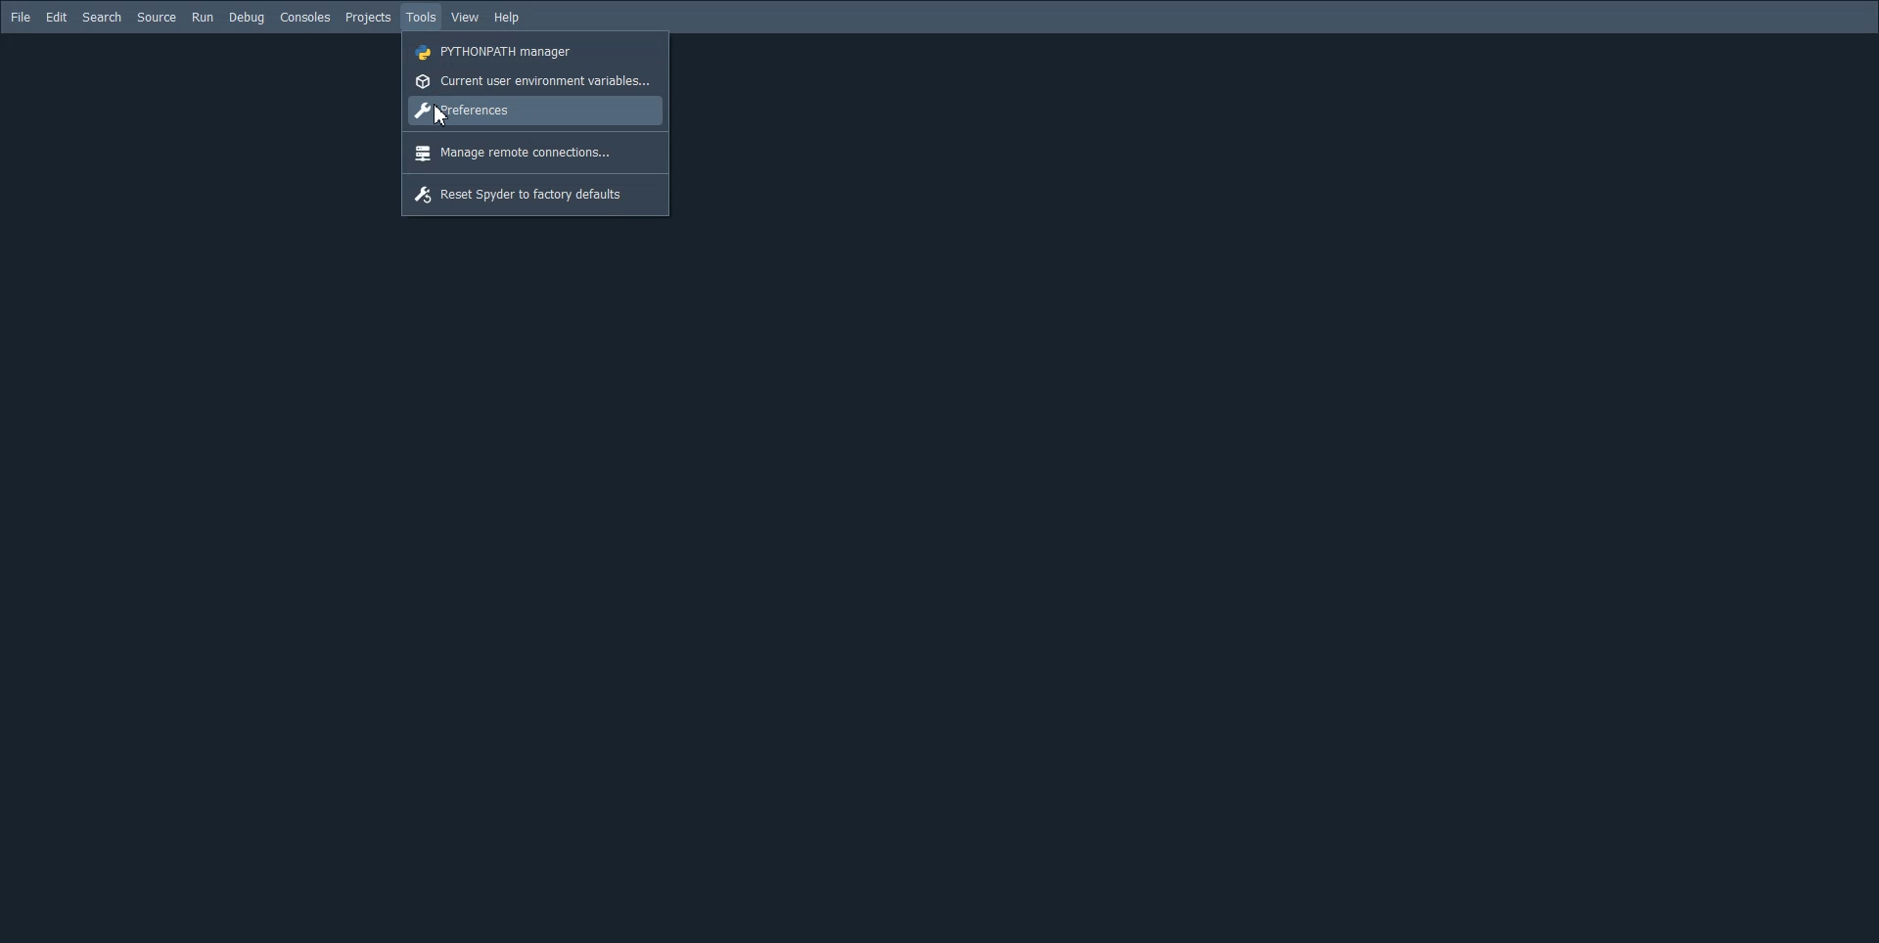 The height and width of the screenshot is (943, 1879). I want to click on File, so click(21, 17).